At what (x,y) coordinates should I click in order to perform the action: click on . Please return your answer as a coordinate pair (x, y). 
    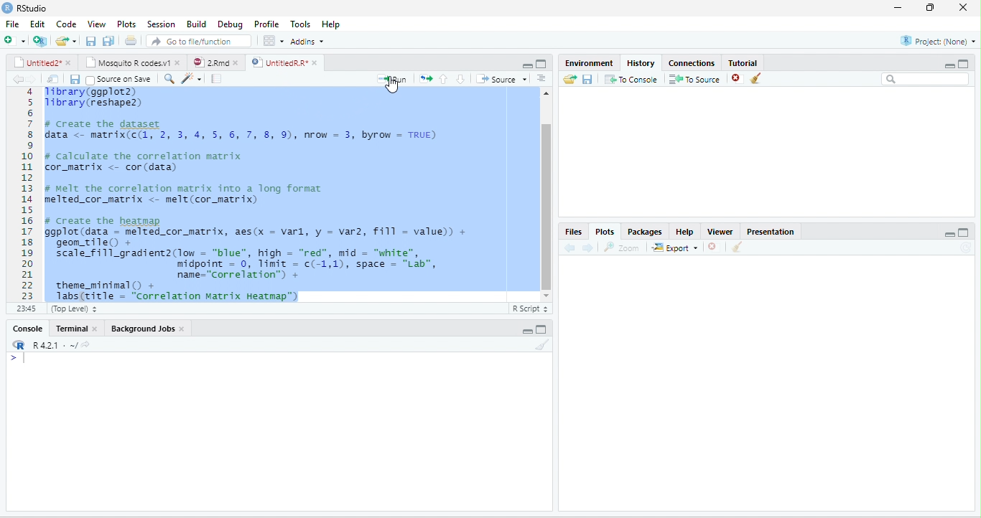
    Looking at the image, I should click on (547, 78).